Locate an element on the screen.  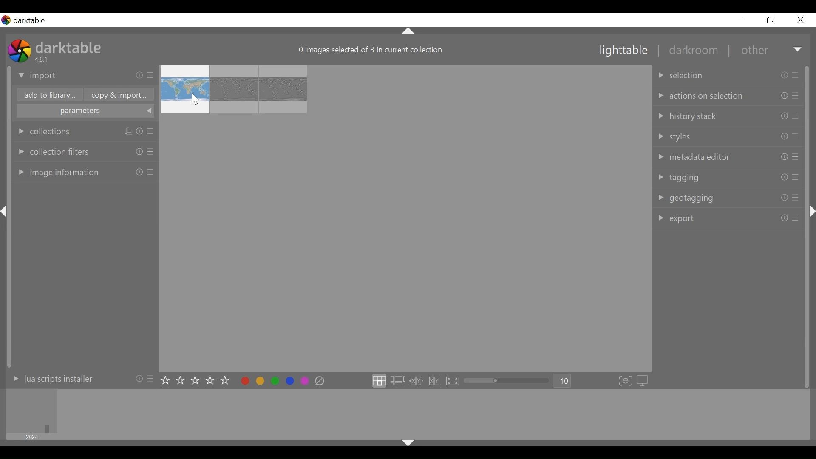
export is located at coordinates (730, 220).